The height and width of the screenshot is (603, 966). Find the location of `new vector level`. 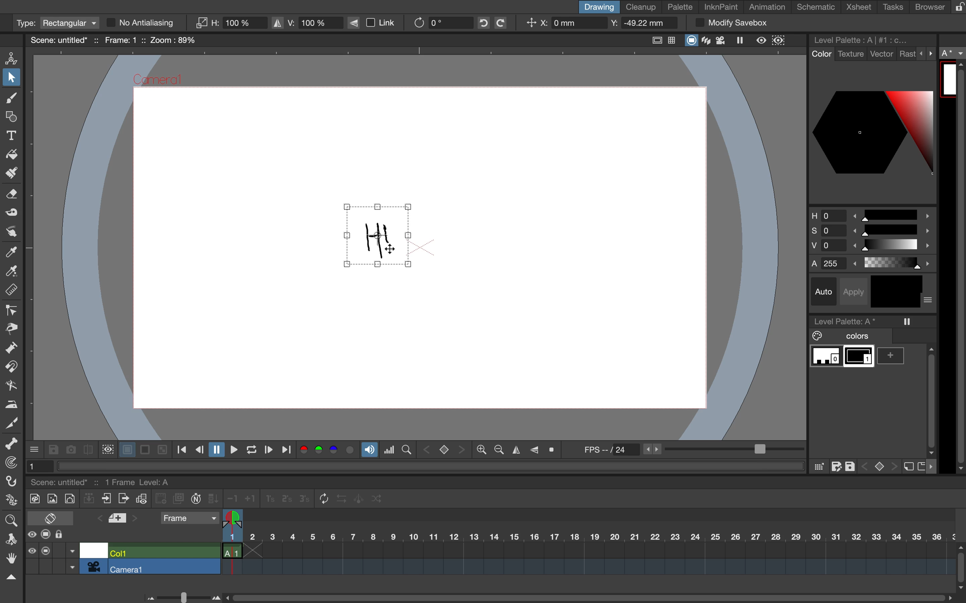

new vector level is located at coordinates (69, 498).